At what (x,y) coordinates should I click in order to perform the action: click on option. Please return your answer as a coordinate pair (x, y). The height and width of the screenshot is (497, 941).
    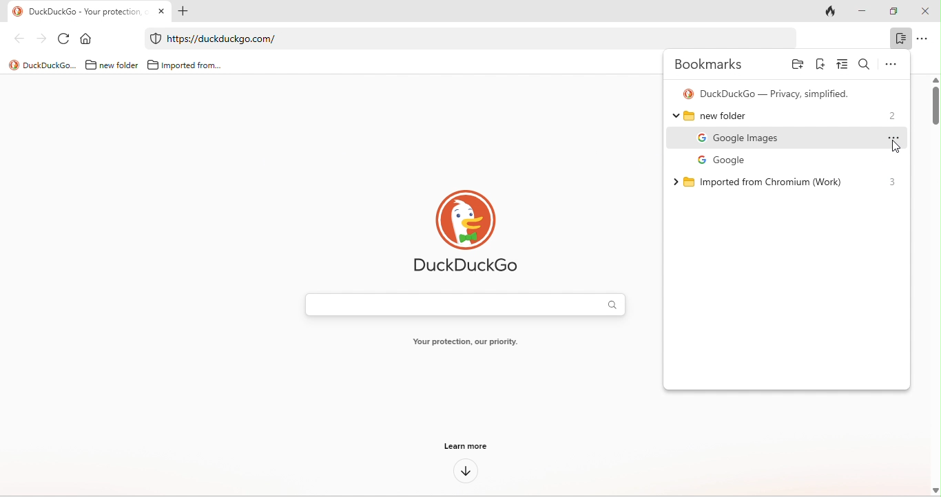
    Looking at the image, I should click on (923, 39).